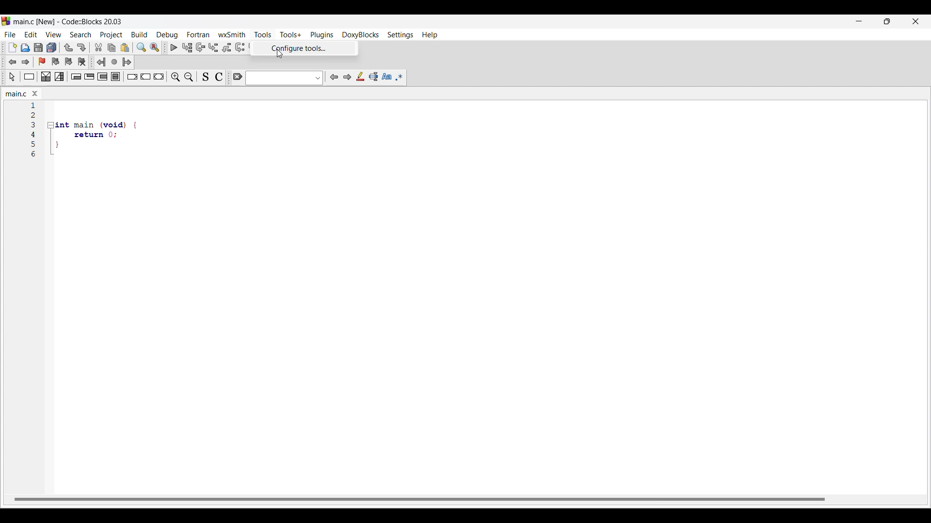 The image size is (931, 523). Describe the element at coordinates (206, 77) in the screenshot. I see `Toggle source` at that location.